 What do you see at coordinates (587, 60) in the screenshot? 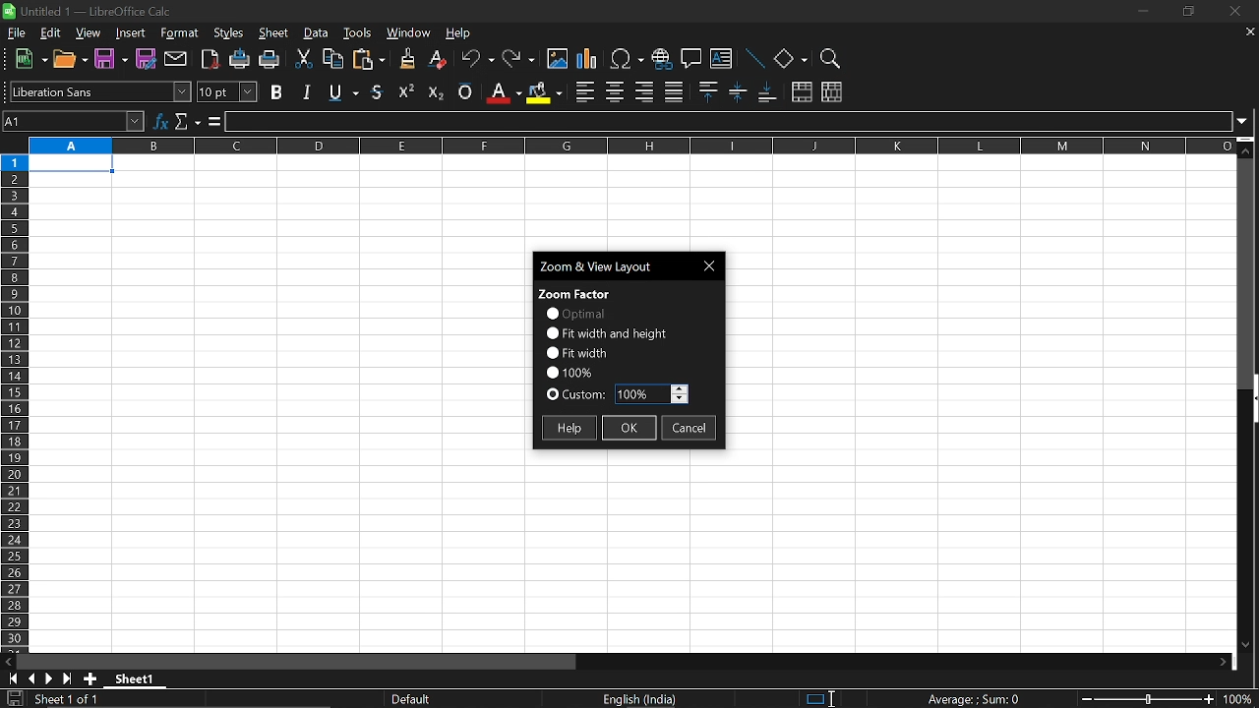
I see `insert chart` at bounding box center [587, 60].